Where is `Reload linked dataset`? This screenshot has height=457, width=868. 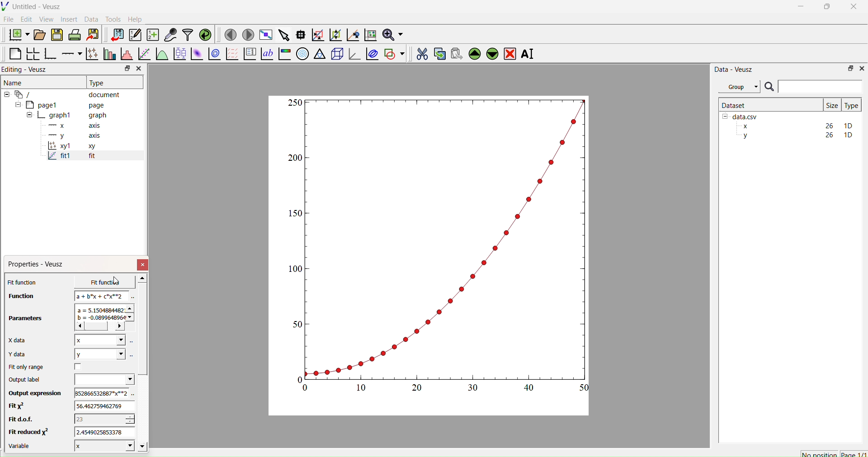 Reload linked dataset is located at coordinates (204, 34).